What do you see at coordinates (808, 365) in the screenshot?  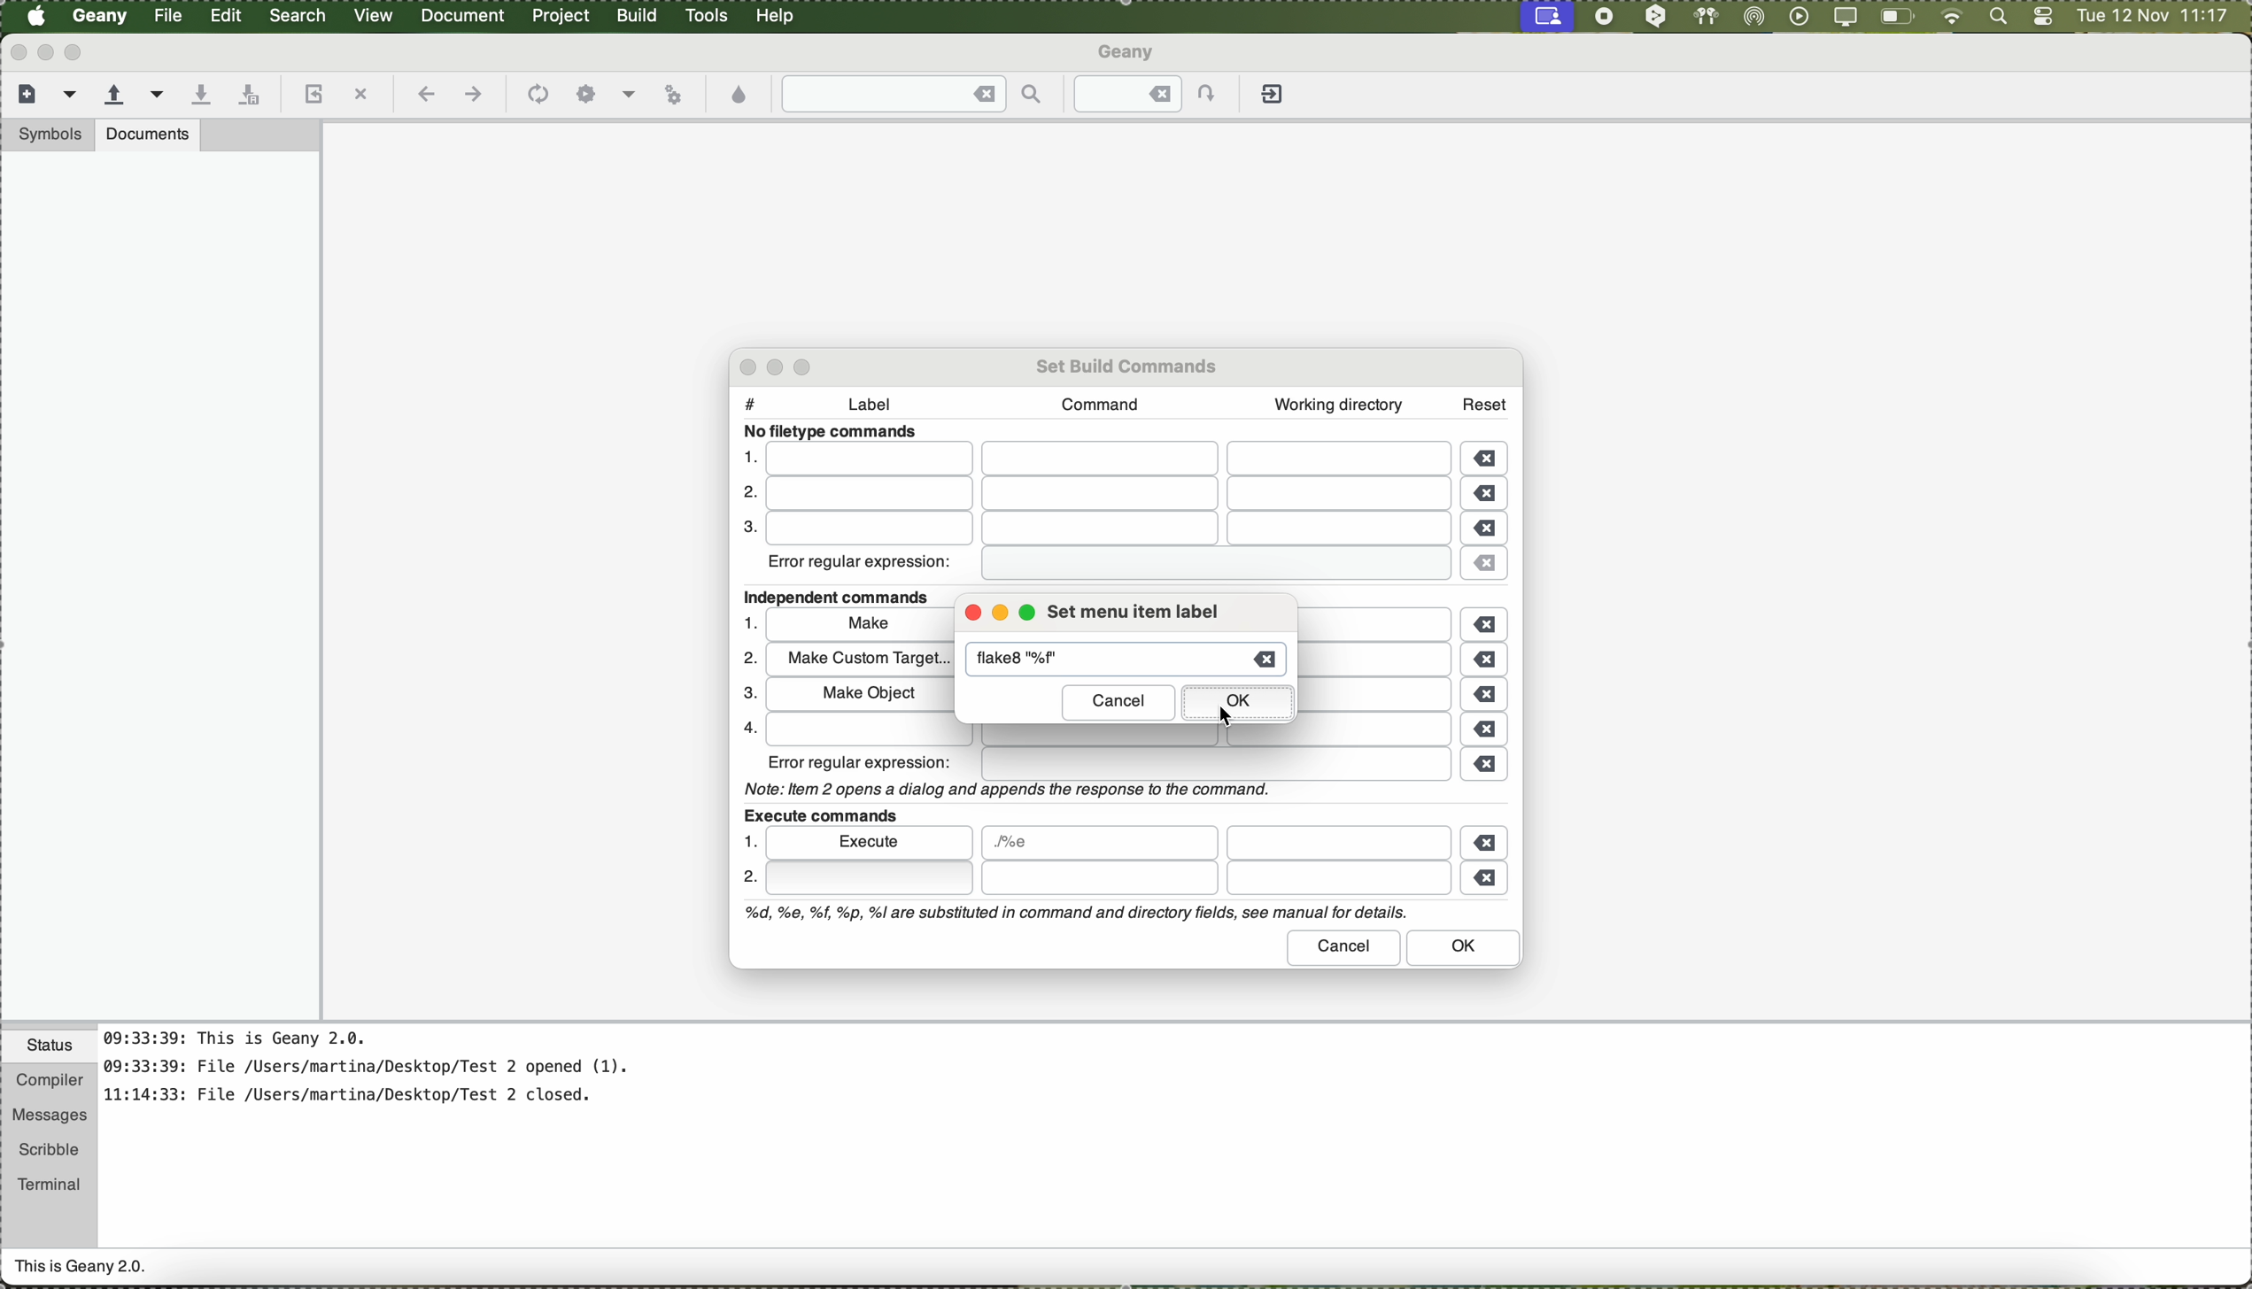 I see `maximize` at bounding box center [808, 365].